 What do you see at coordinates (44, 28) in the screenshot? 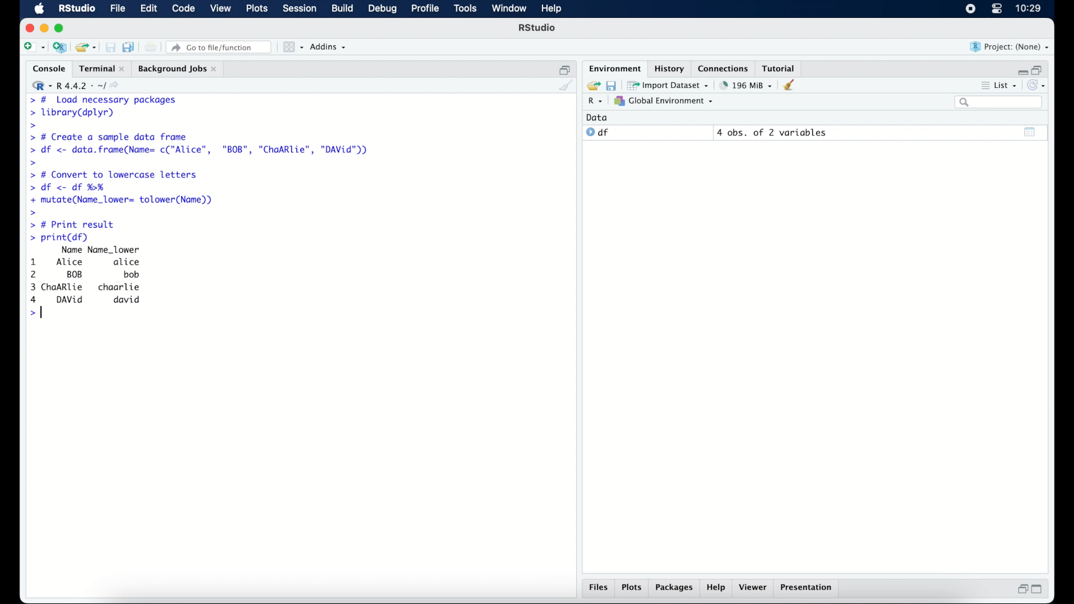
I see `minimize` at bounding box center [44, 28].